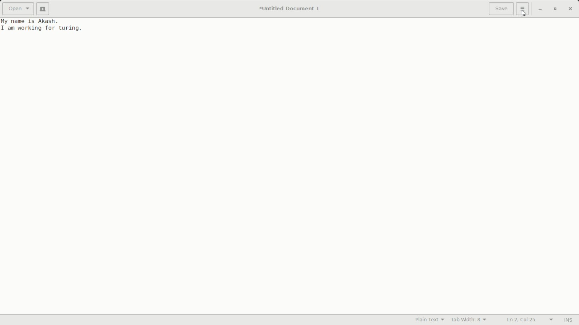 The width and height of the screenshot is (579, 325). I want to click on I am working for turing., so click(43, 28).